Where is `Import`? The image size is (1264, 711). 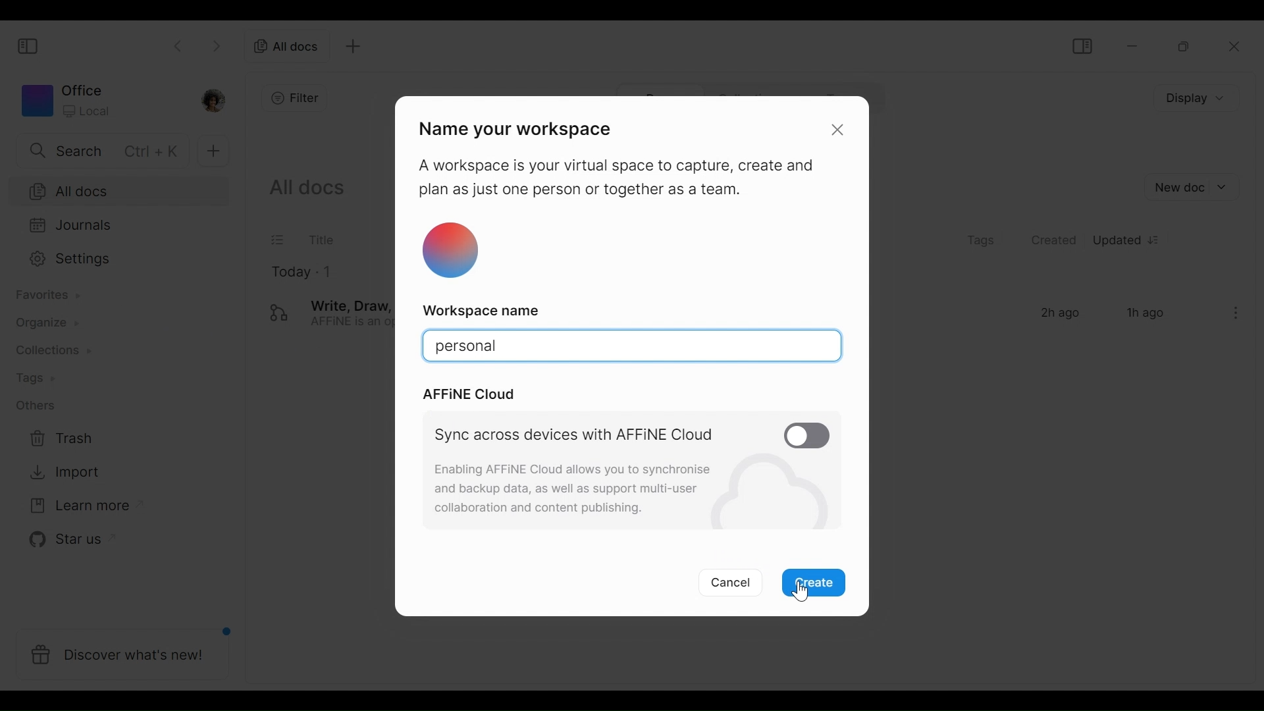
Import is located at coordinates (59, 473).